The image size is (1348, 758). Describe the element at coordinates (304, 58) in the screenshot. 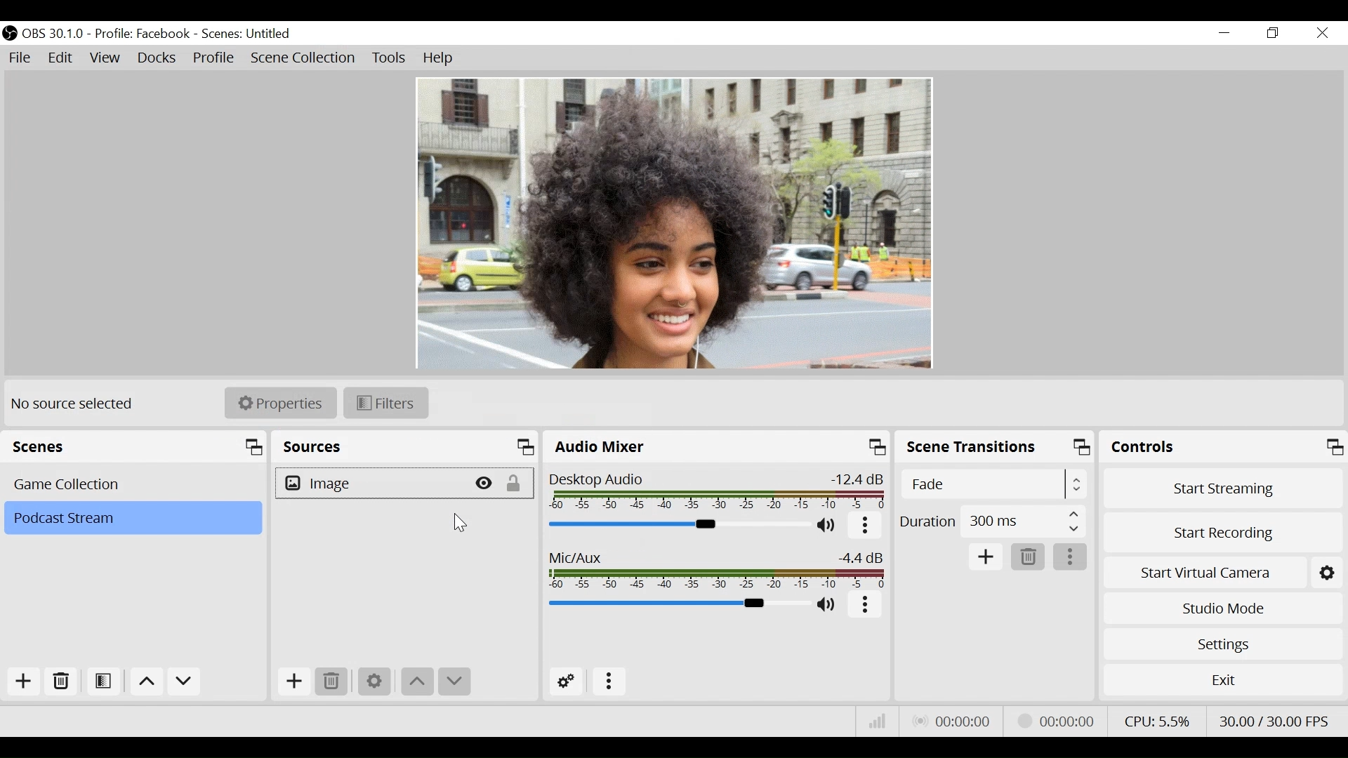

I see `Scene Collection` at that location.